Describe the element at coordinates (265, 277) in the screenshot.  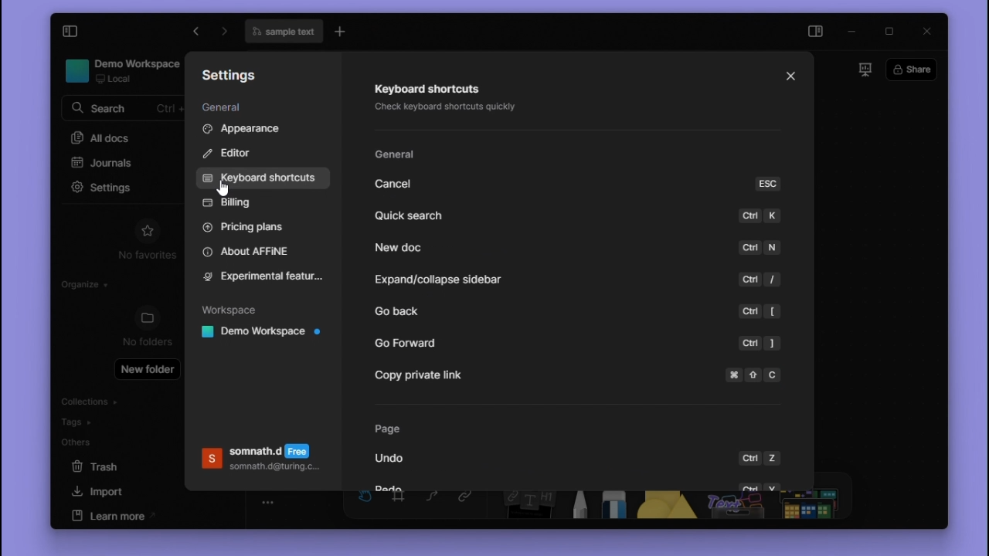
I see `Experimental features` at that location.